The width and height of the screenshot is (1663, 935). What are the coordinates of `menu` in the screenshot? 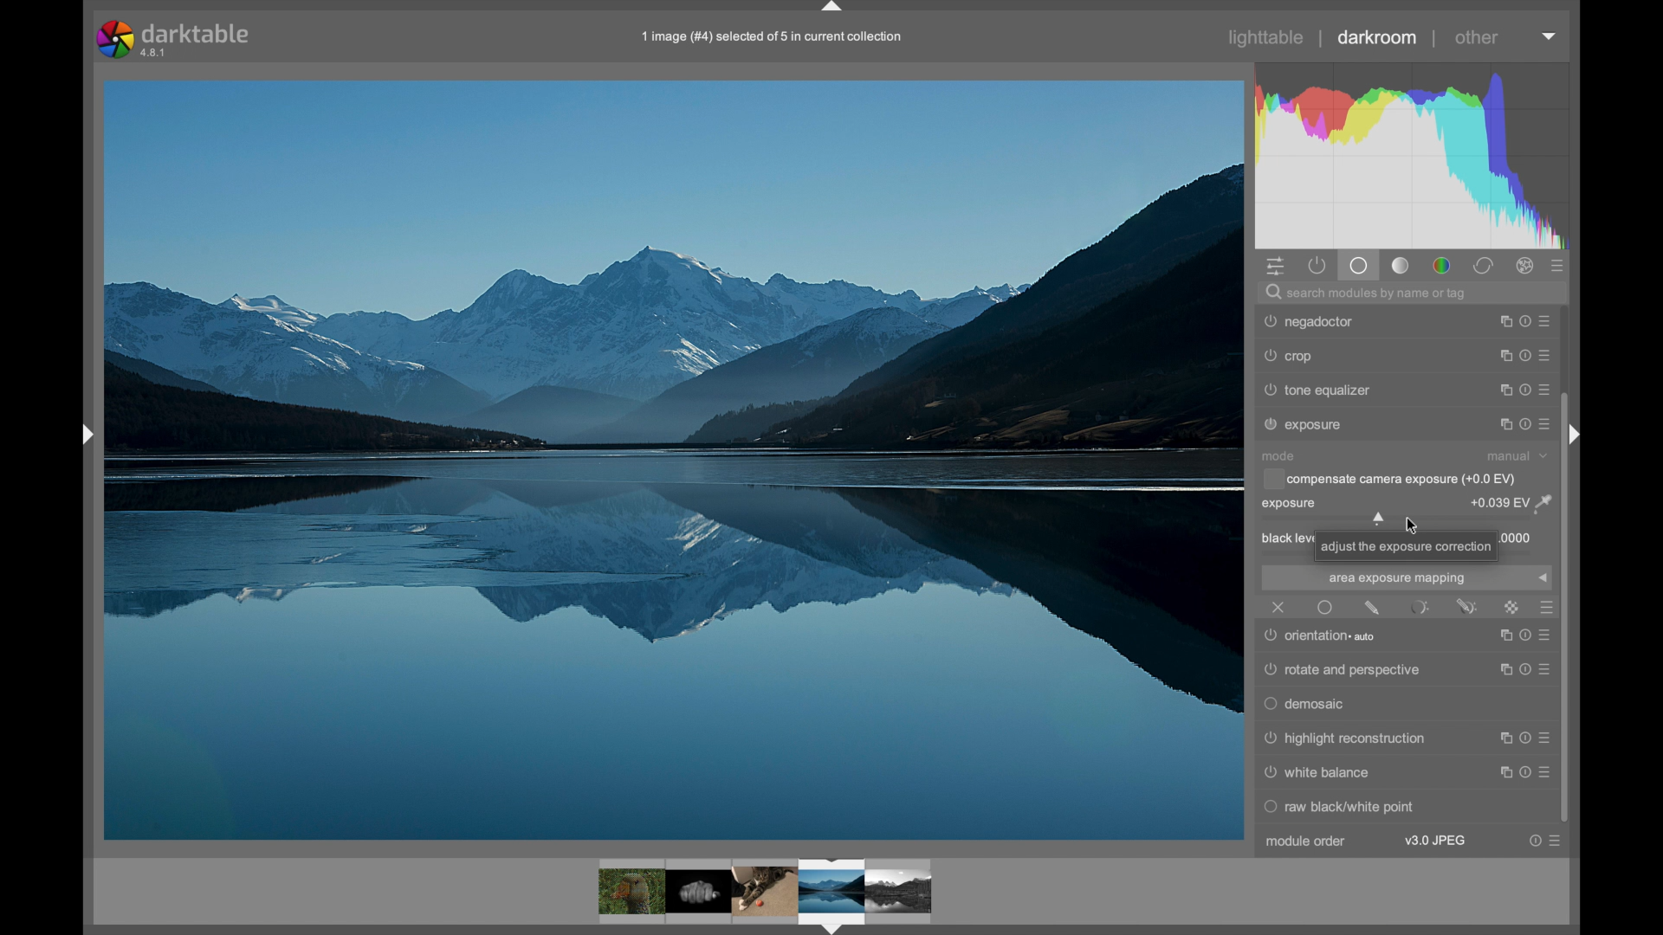 It's located at (1523, 774).